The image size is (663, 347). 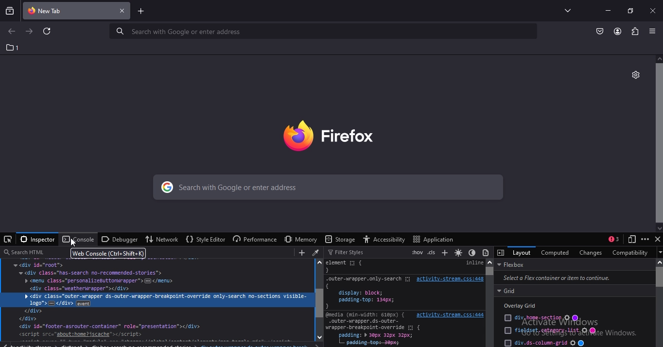 I want to click on changes, so click(x=589, y=253).